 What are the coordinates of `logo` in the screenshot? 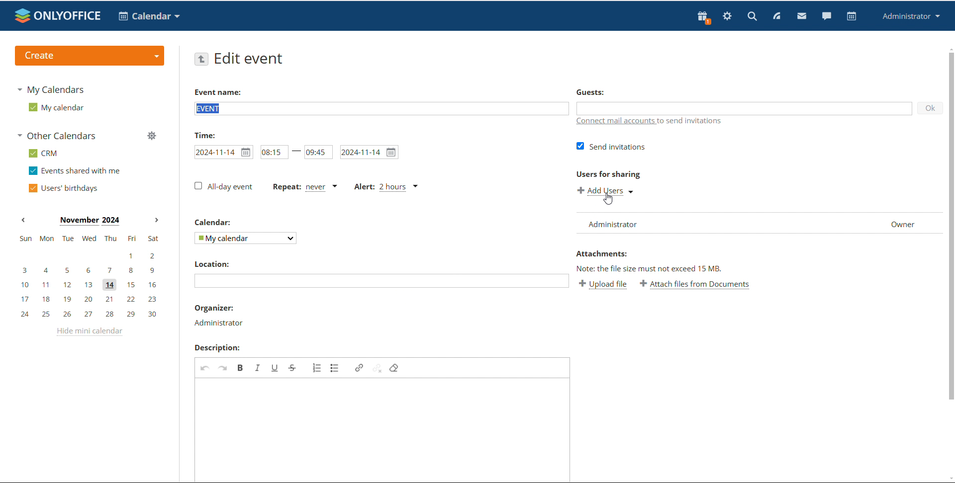 It's located at (58, 15).